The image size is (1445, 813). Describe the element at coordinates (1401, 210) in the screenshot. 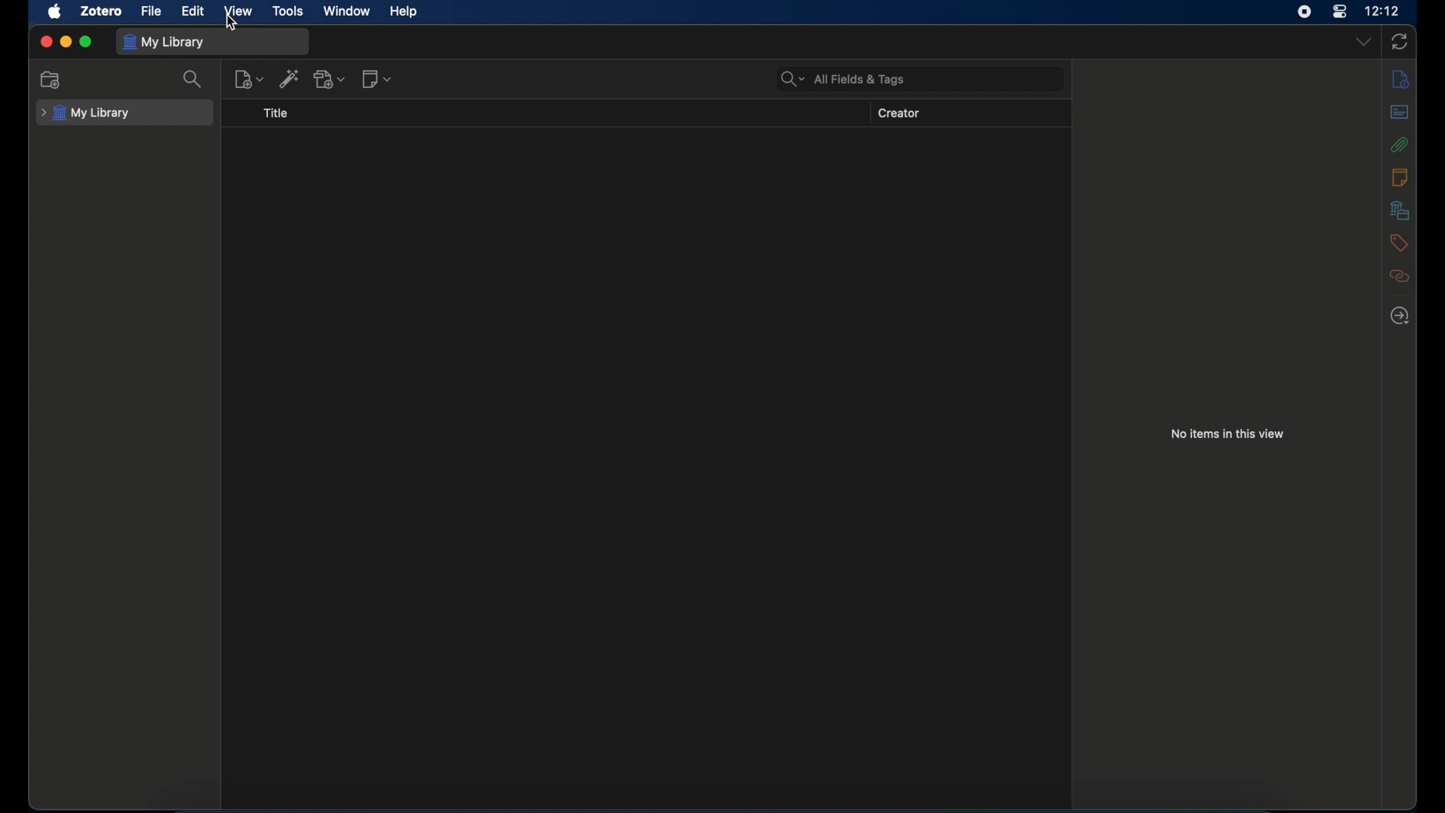

I see `libraries` at that location.